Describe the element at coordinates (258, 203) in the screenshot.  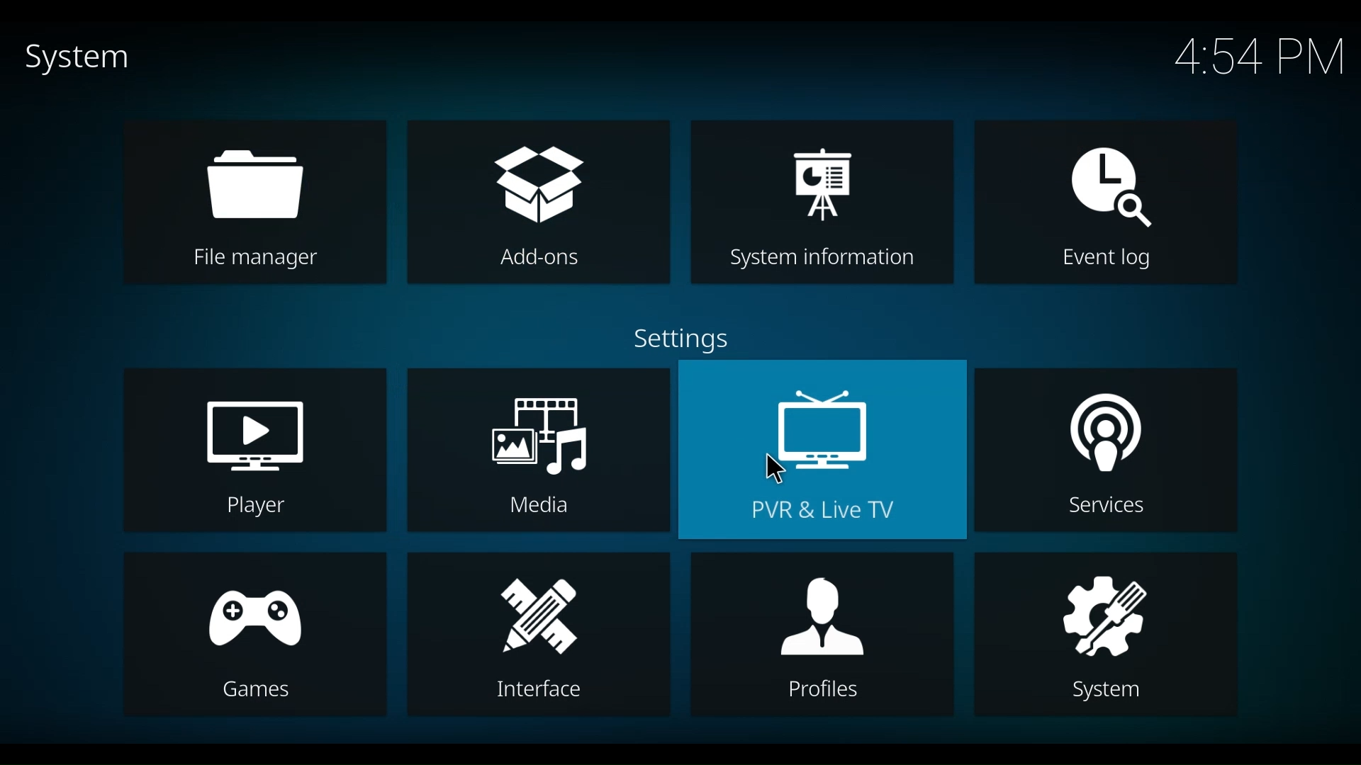
I see `File manager` at that location.